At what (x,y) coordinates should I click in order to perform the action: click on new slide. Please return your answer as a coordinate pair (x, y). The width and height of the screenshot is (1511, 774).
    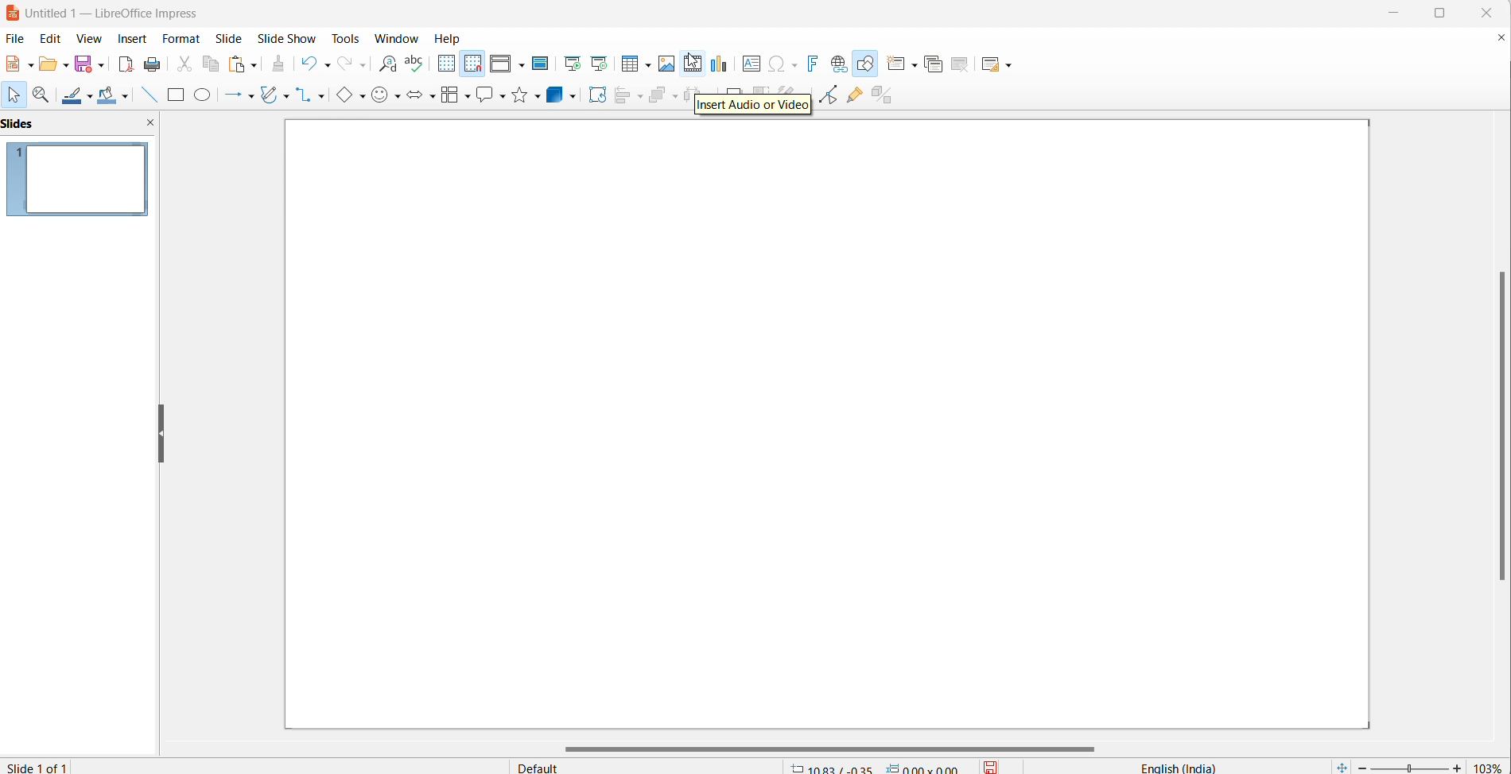
    Looking at the image, I should click on (895, 64).